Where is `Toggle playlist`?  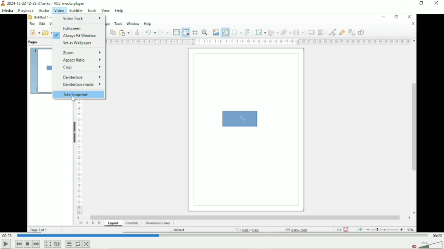
Toggle playlist is located at coordinates (69, 244).